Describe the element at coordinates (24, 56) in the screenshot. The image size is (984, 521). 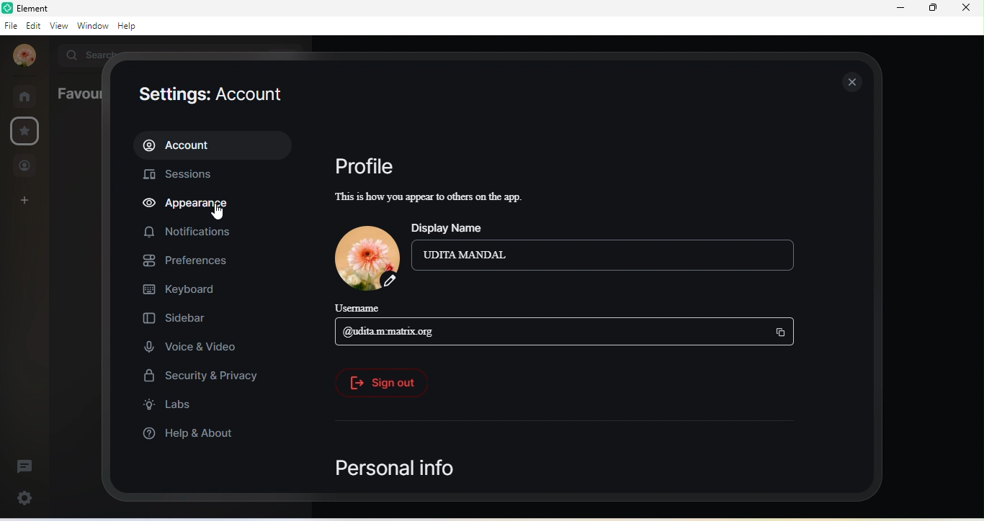
I see `profile photo` at that location.